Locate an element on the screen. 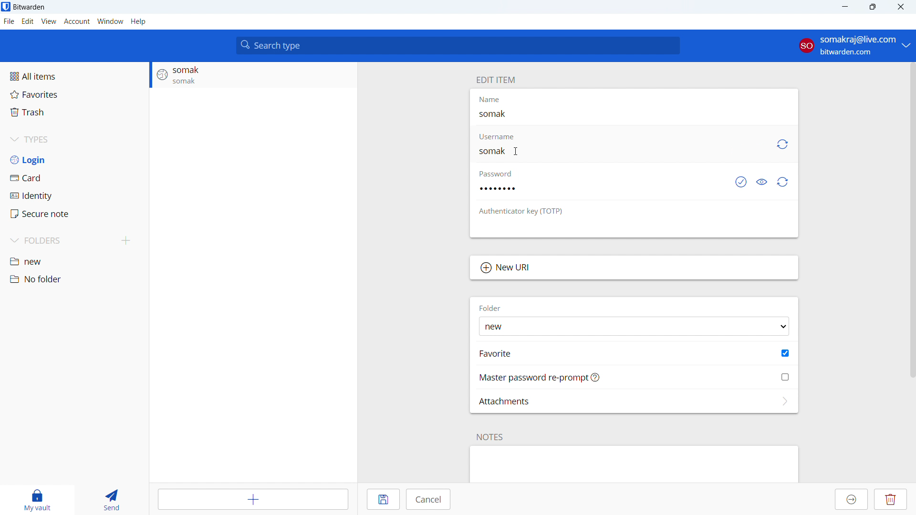 Image resolution: width=916 pixels, height=515 pixels. send is located at coordinates (114, 500).